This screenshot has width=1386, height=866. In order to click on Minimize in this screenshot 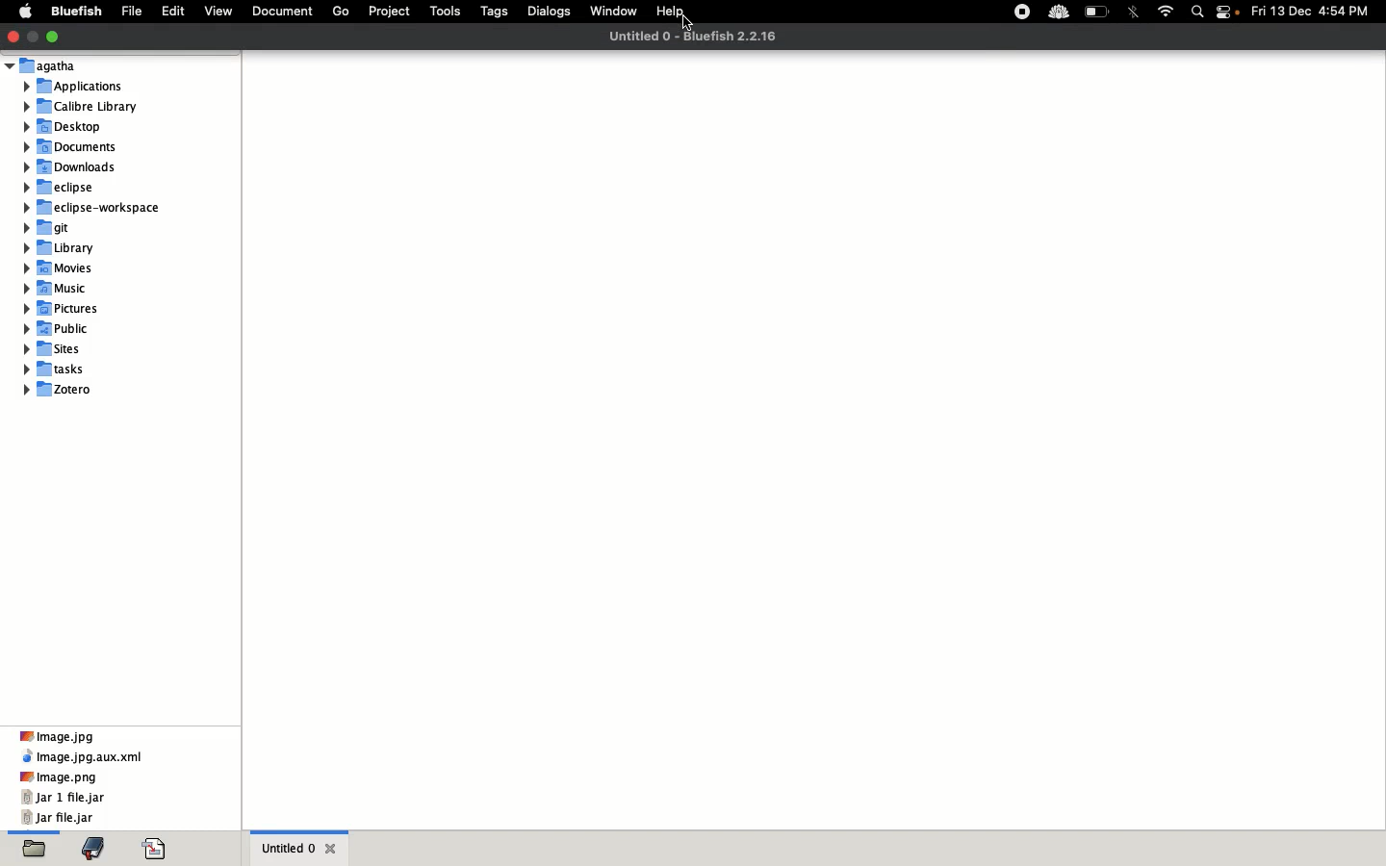, I will do `click(32, 36)`.